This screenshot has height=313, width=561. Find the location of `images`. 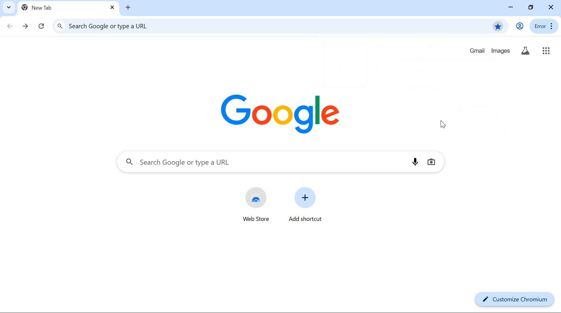

images is located at coordinates (501, 51).